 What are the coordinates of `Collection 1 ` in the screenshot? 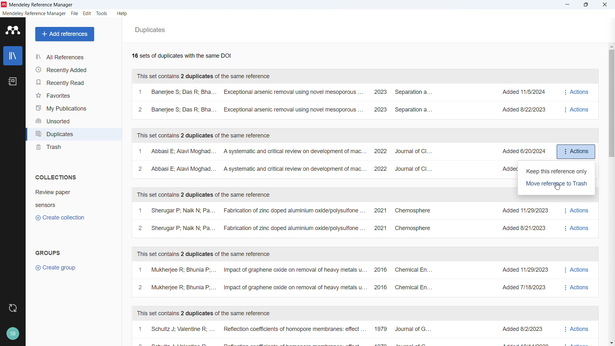 It's located at (53, 192).